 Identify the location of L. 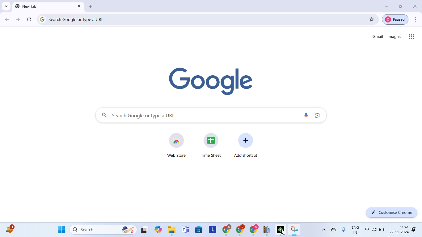
(213, 229).